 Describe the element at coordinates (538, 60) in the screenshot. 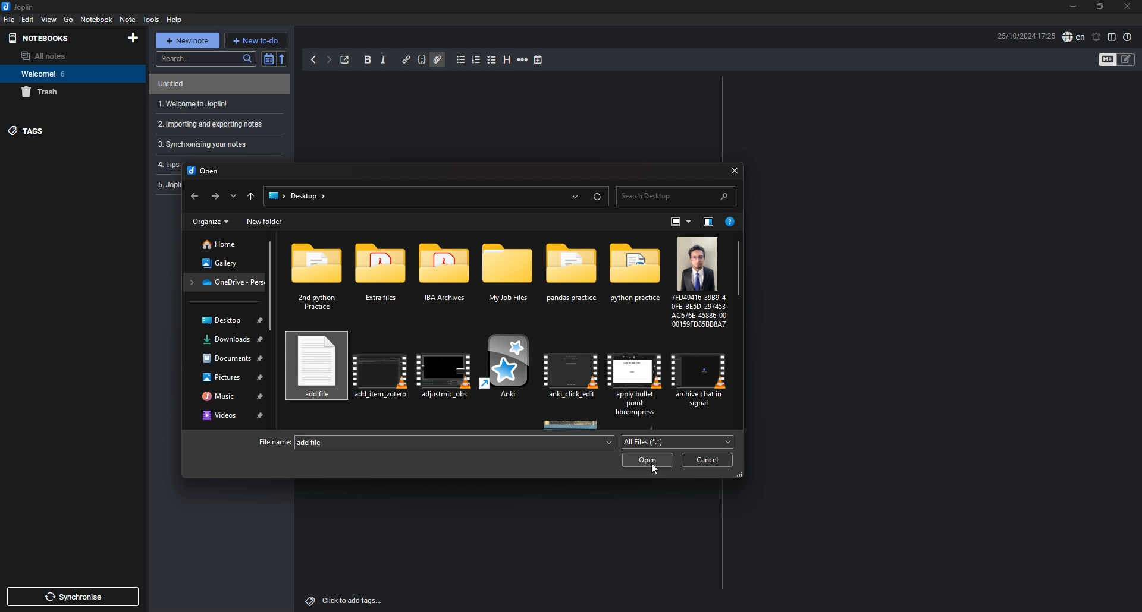

I see `insert time` at that location.